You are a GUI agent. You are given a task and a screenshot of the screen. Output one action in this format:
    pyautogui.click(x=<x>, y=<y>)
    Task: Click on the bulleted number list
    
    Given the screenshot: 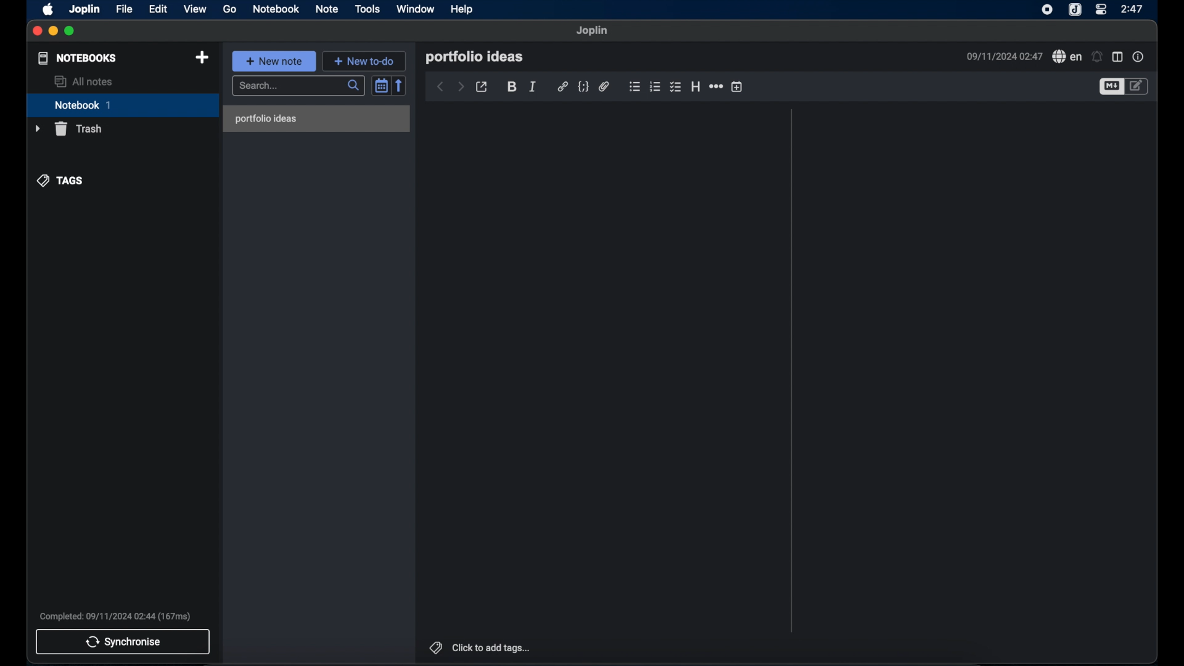 What is the action you would take?
    pyautogui.click(x=655, y=87)
    